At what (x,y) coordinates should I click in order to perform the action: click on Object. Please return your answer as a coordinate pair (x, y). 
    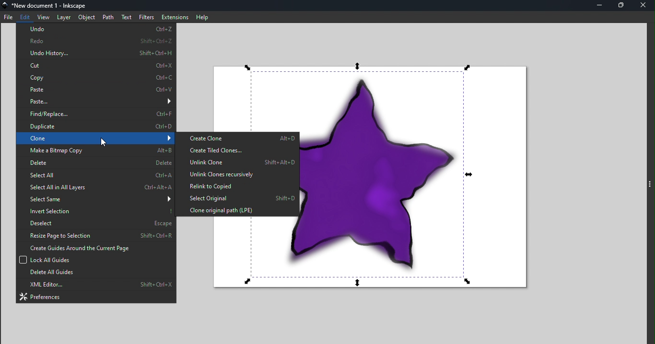
    Looking at the image, I should click on (86, 17).